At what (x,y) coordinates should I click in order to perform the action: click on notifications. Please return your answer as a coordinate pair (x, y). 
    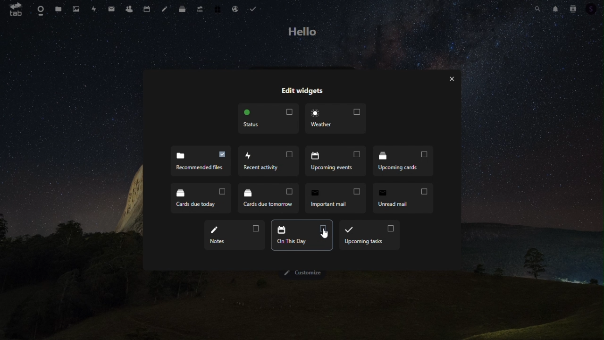
    Looking at the image, I should click on (556, 9).